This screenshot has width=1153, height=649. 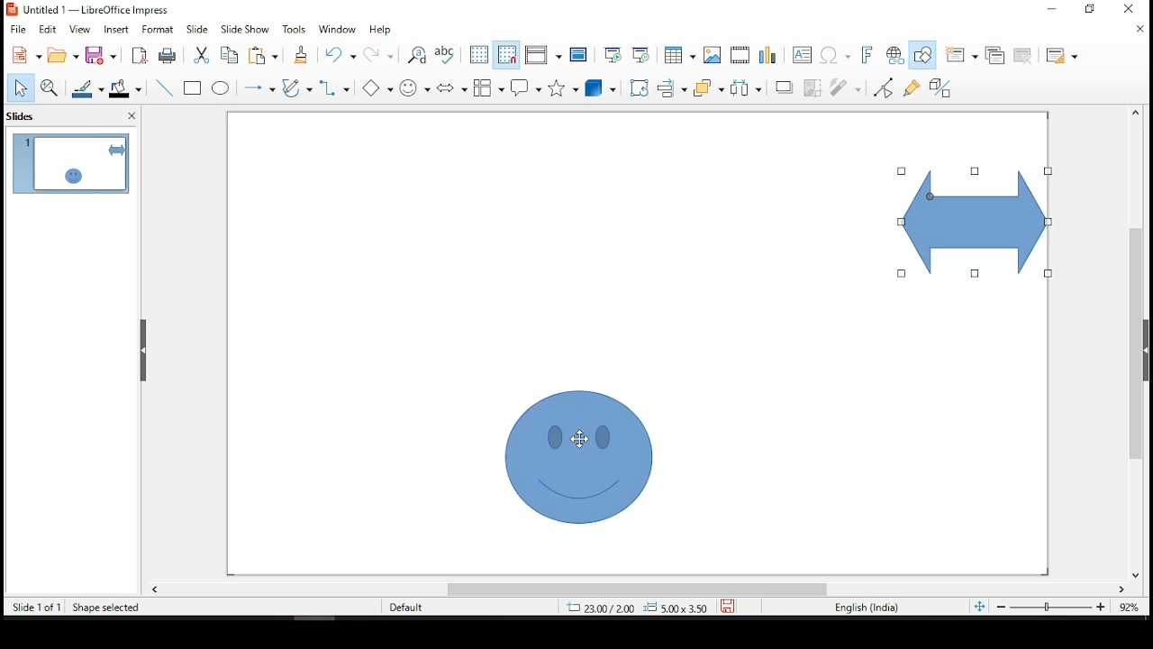 I want to click on view, so click(x=82, y=31).